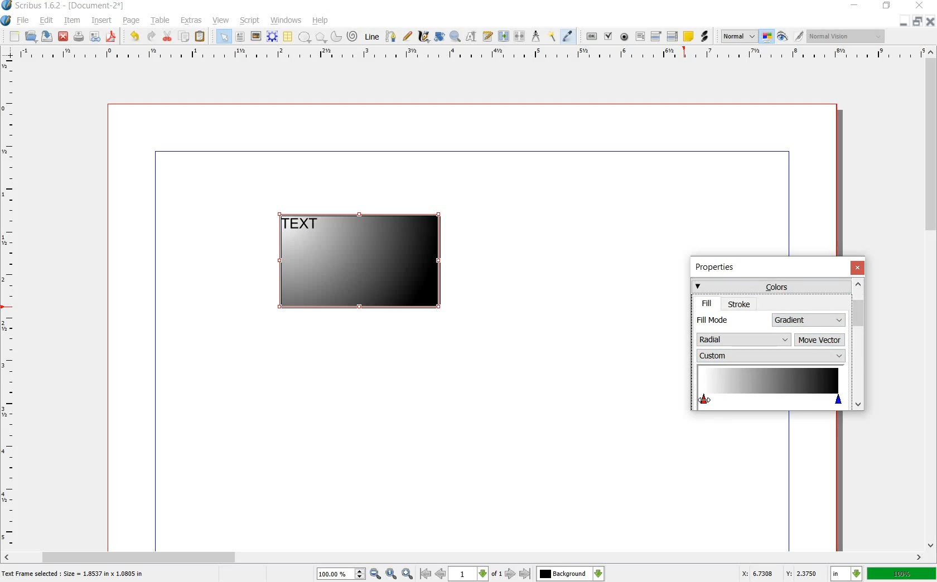  I want to click on paste, so click(200, 37).